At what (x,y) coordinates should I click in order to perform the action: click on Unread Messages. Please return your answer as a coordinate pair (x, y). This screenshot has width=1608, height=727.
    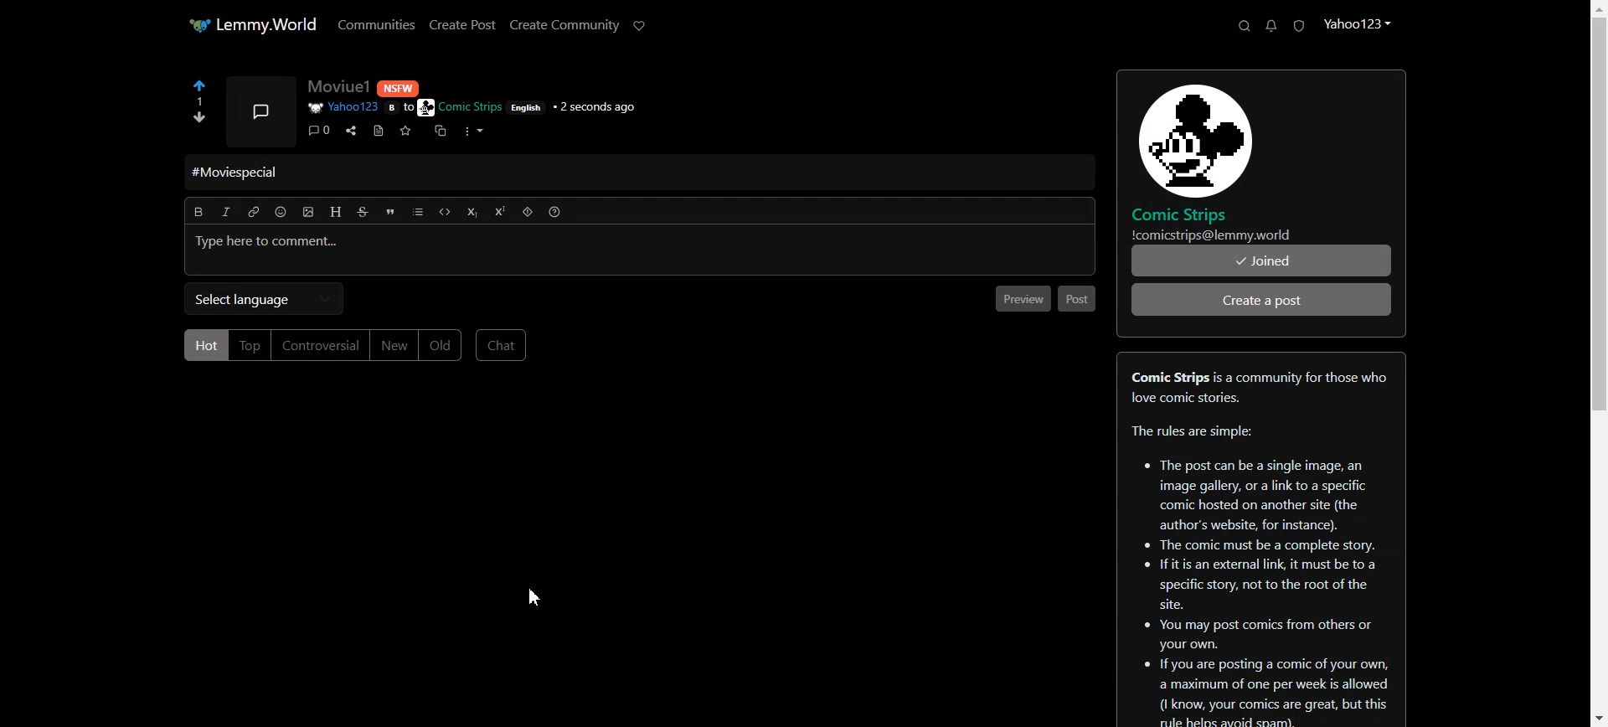
    Looking at the image, I should click on (1271, 26).